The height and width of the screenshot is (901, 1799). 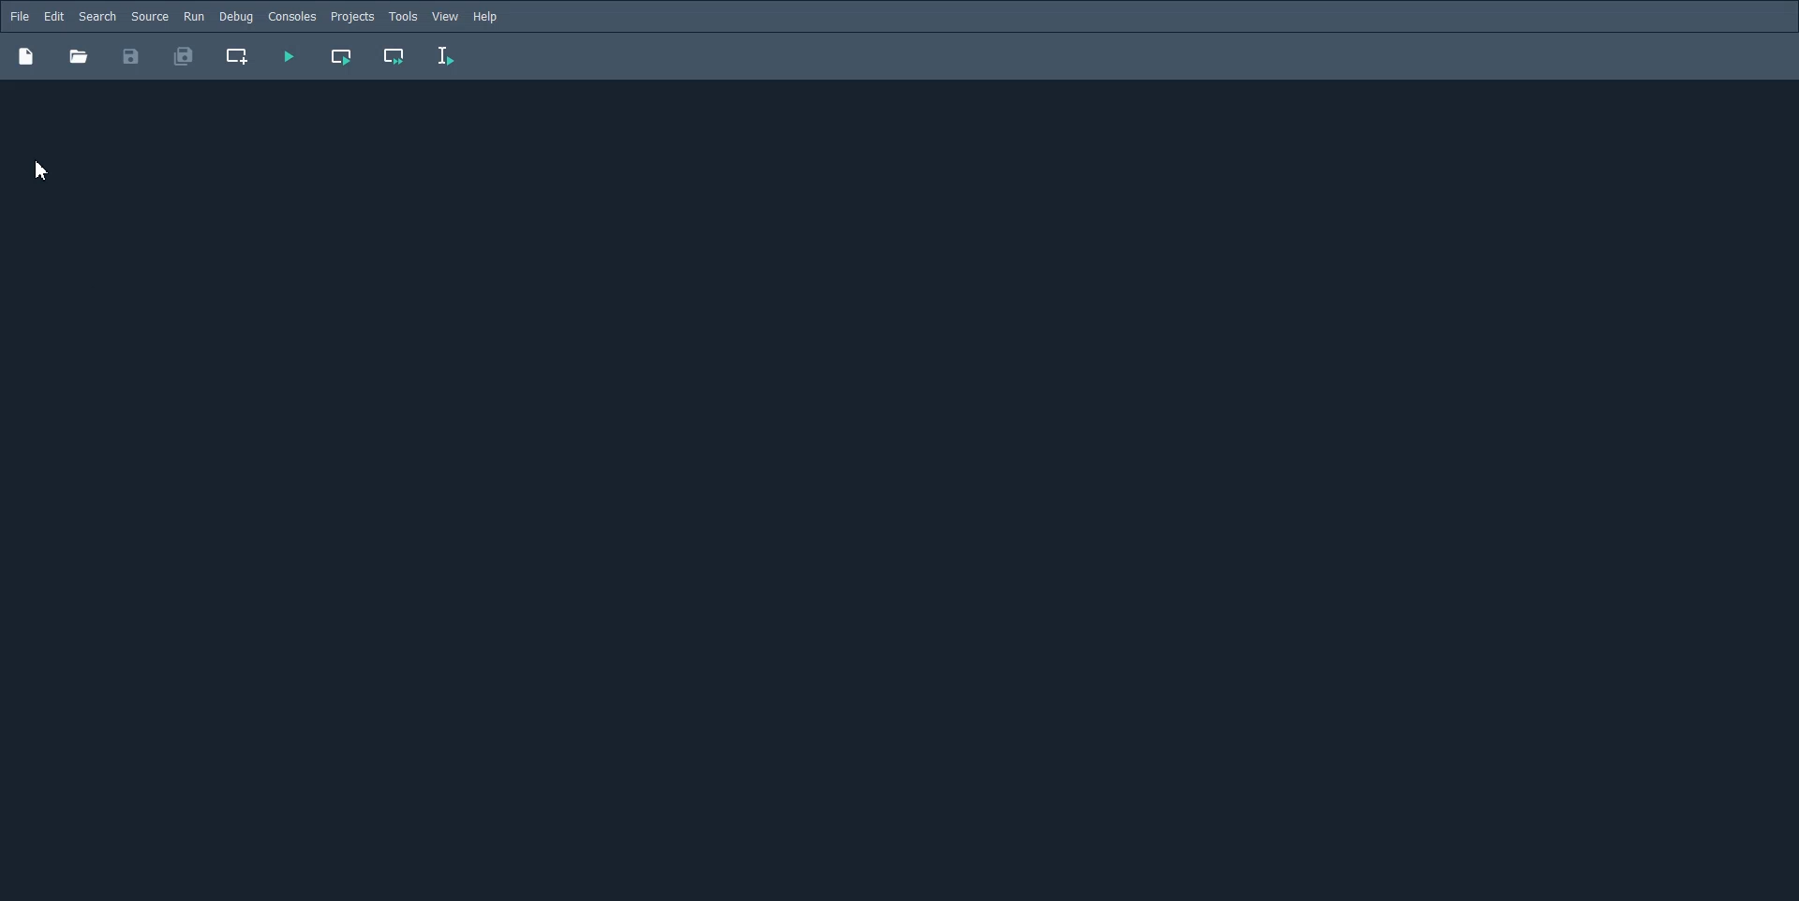 What do you see at coordinates (97, 17) in the screenshot?
I see `Search` at bounding box center [97, 17].